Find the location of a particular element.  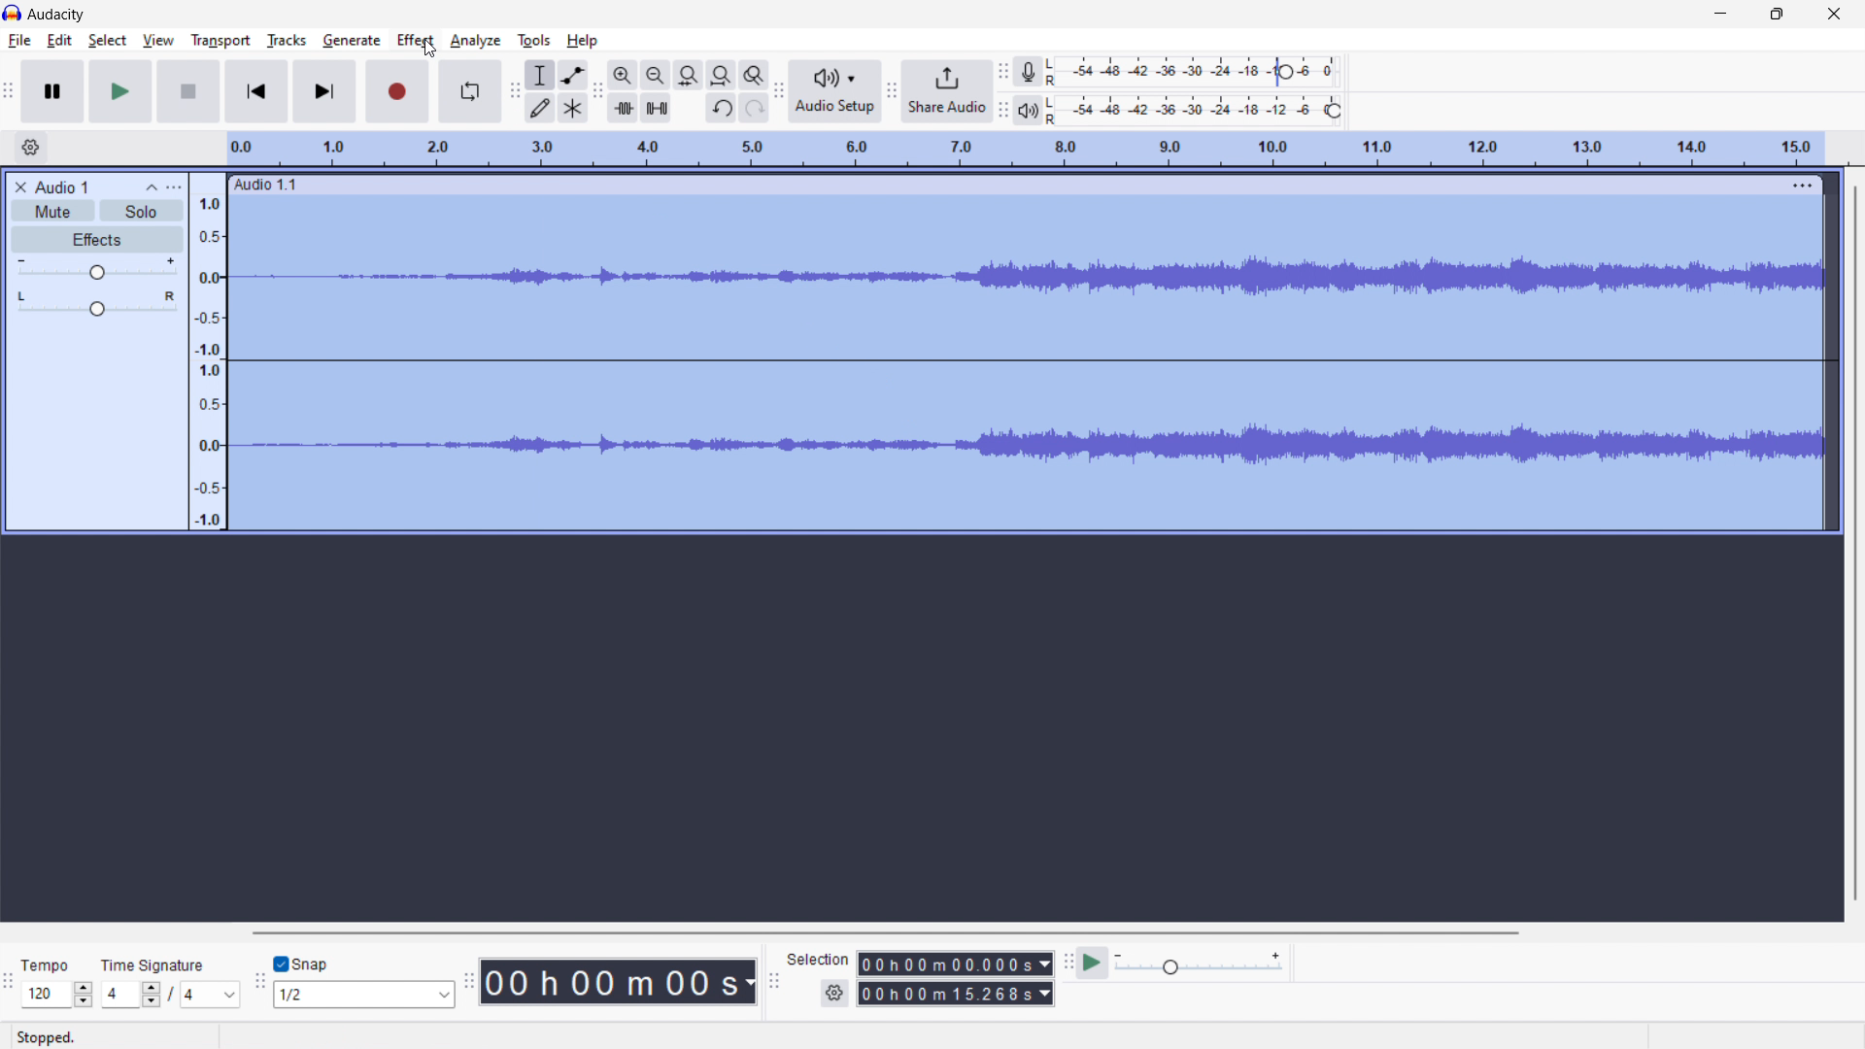

multi tool is located at coordinates (574, 108).